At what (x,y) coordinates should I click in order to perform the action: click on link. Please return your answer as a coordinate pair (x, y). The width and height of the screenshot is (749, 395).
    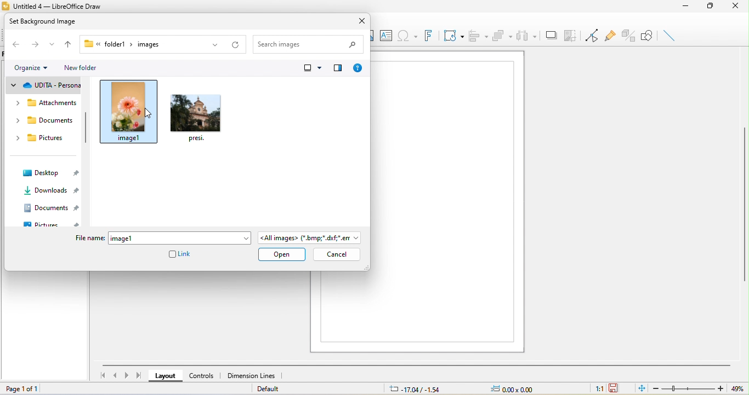
    Looking at the image, I should click on (181, 255).